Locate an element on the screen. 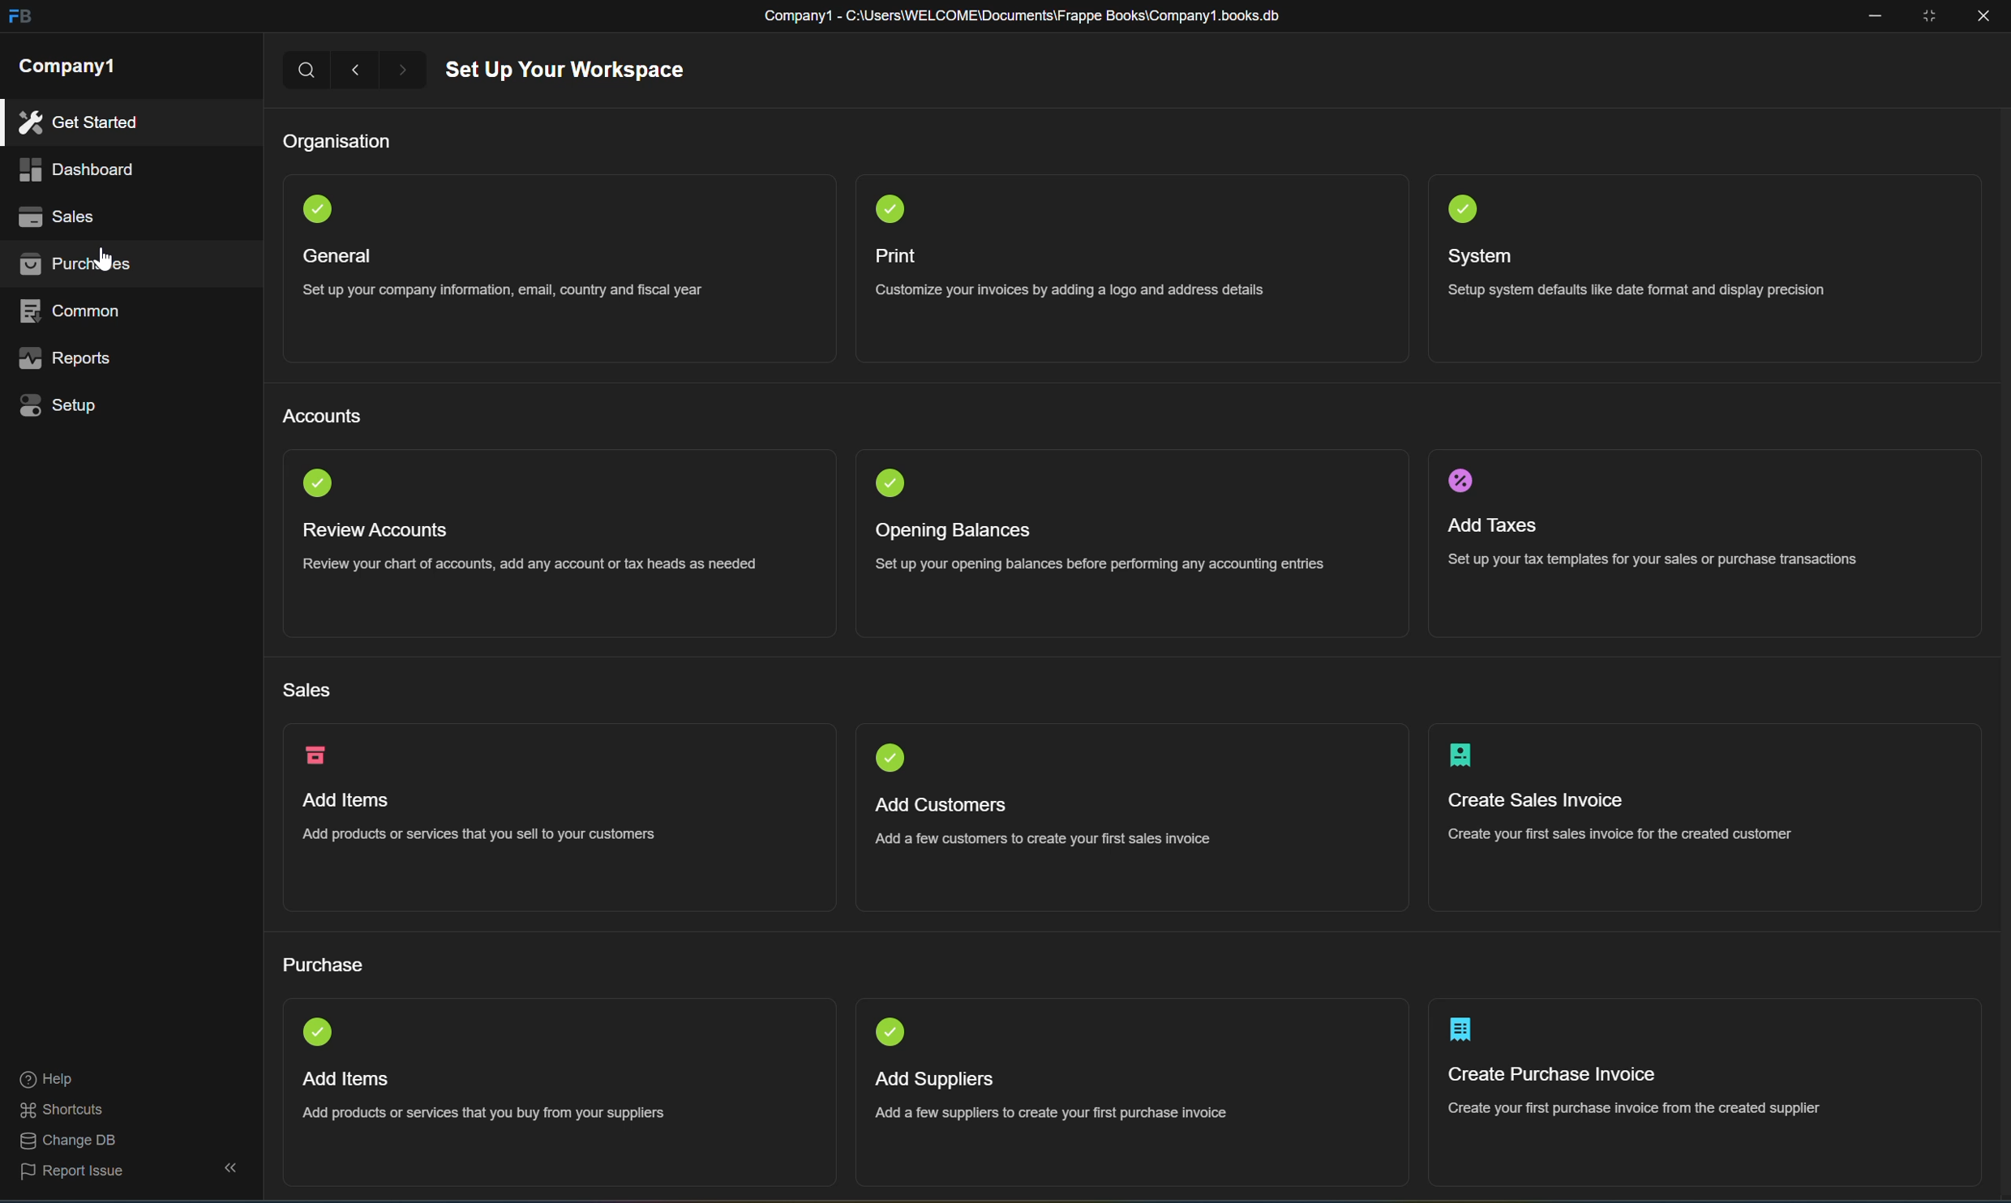  logo is located at coordinates (1460, 482).